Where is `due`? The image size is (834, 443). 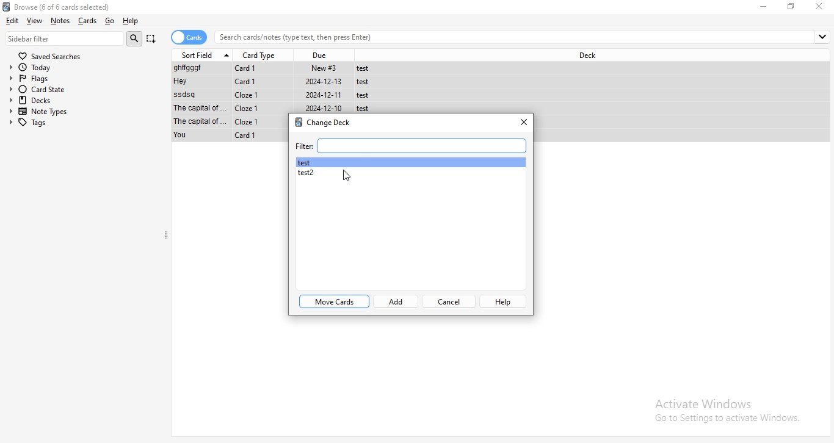
due is located at coordinates (324, 54).